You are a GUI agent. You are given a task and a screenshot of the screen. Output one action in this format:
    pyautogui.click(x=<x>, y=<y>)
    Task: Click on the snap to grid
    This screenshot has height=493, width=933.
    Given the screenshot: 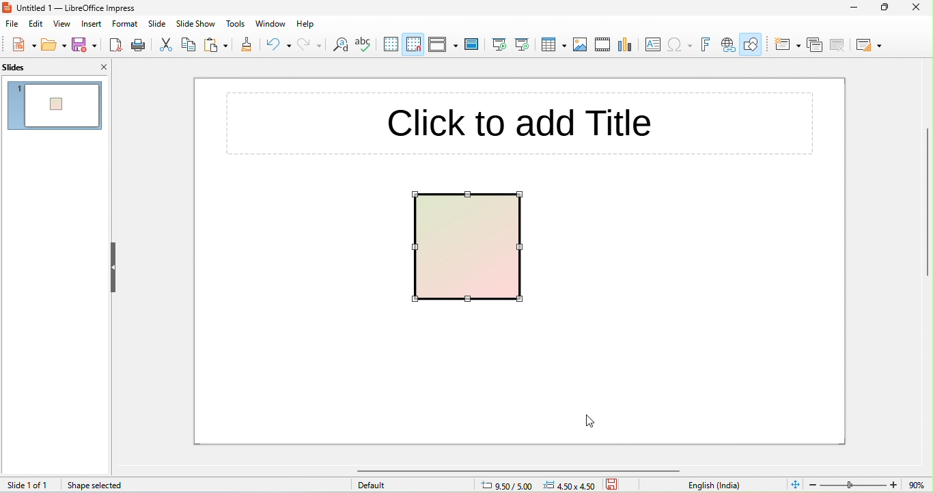 What is the action you would take?
    pyautogui.click(x=413, y=44)
    